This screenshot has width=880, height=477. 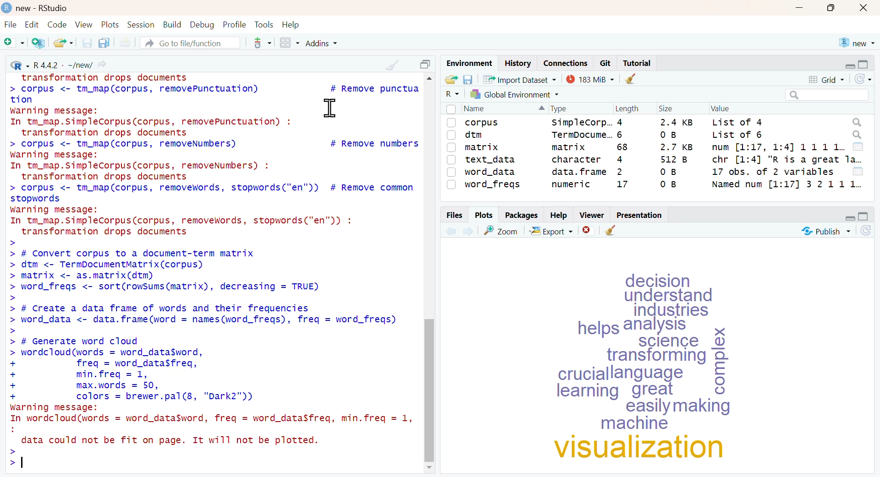 I want to click on new, so click(x=856, y=43).